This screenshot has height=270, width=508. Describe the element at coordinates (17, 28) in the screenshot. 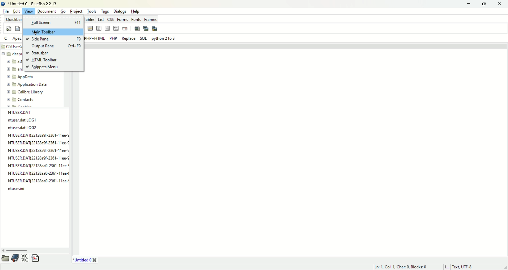

I see `body` at that location.